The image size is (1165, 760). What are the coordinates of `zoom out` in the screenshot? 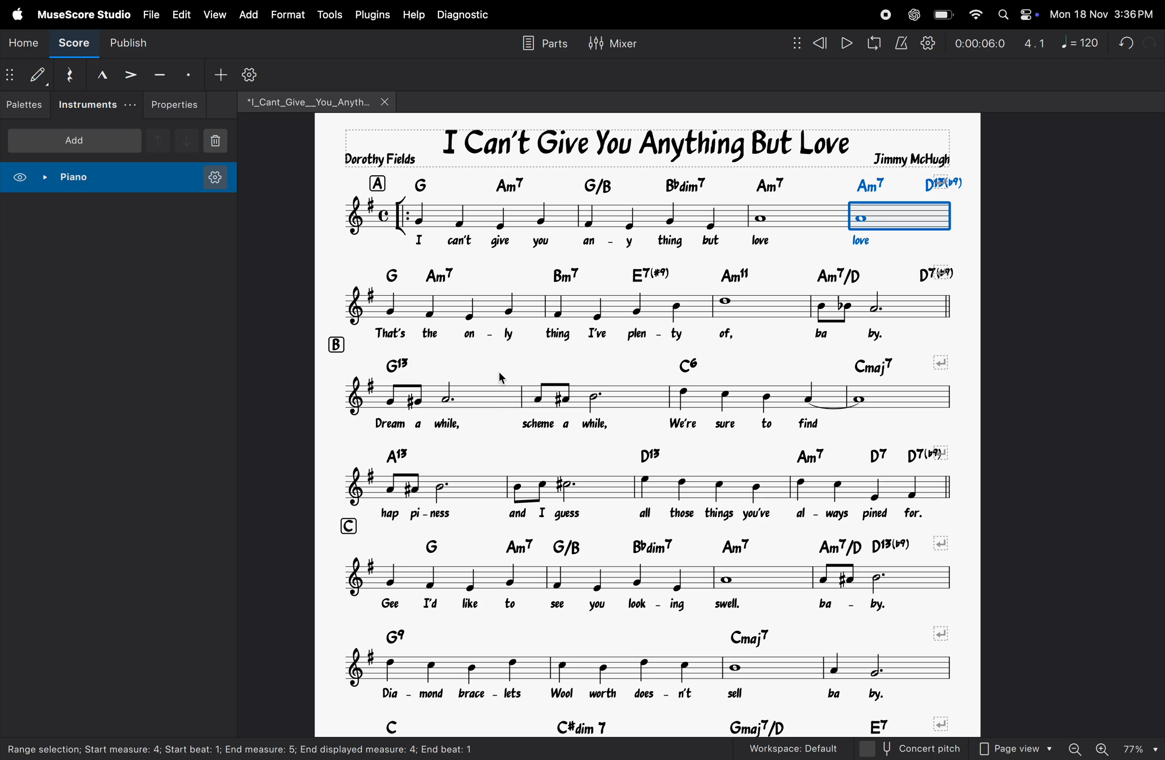 It's located at (1074, 748).